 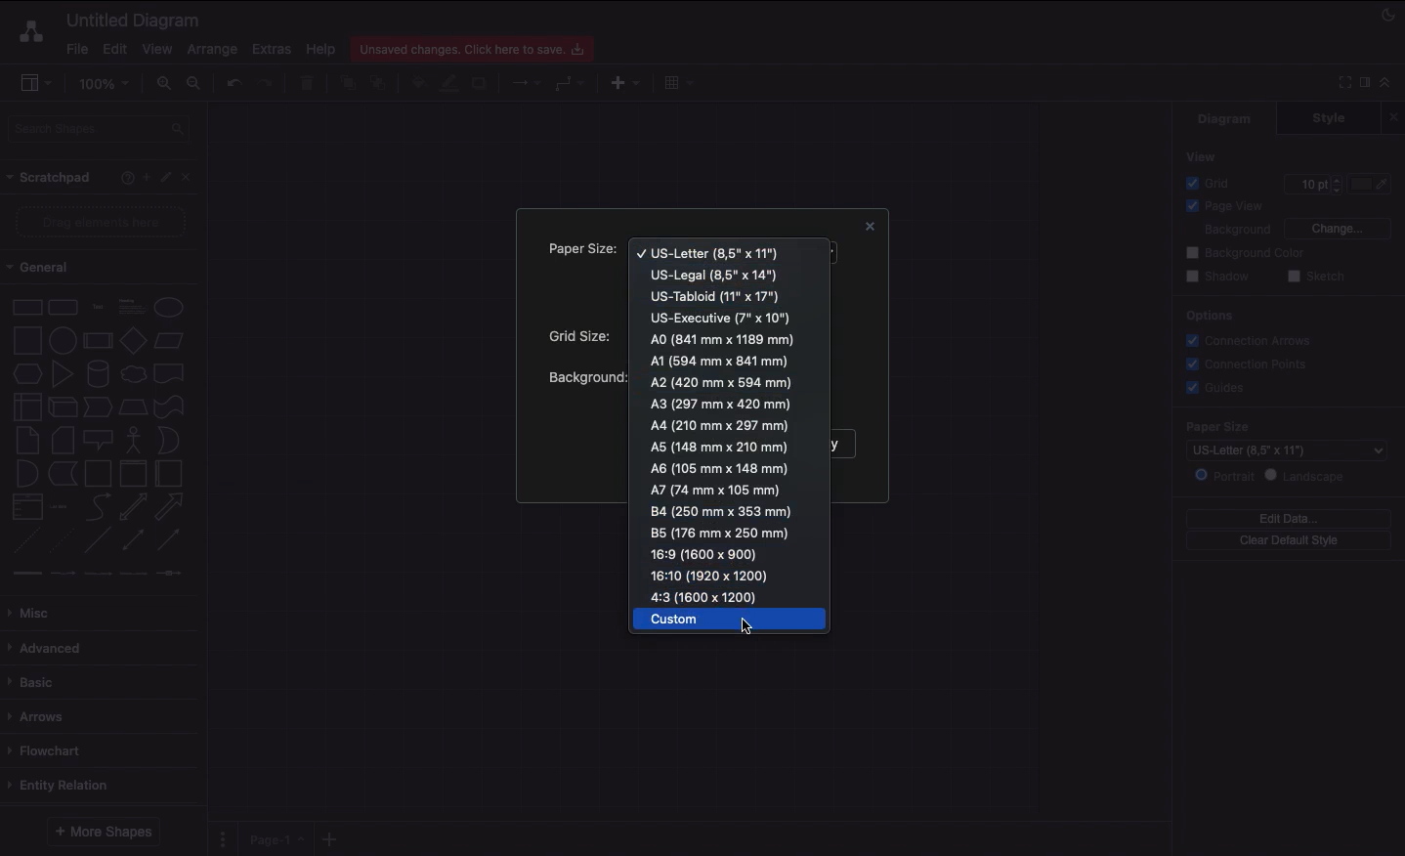 I want to click on Diagram, so click(x=1226, y=118).